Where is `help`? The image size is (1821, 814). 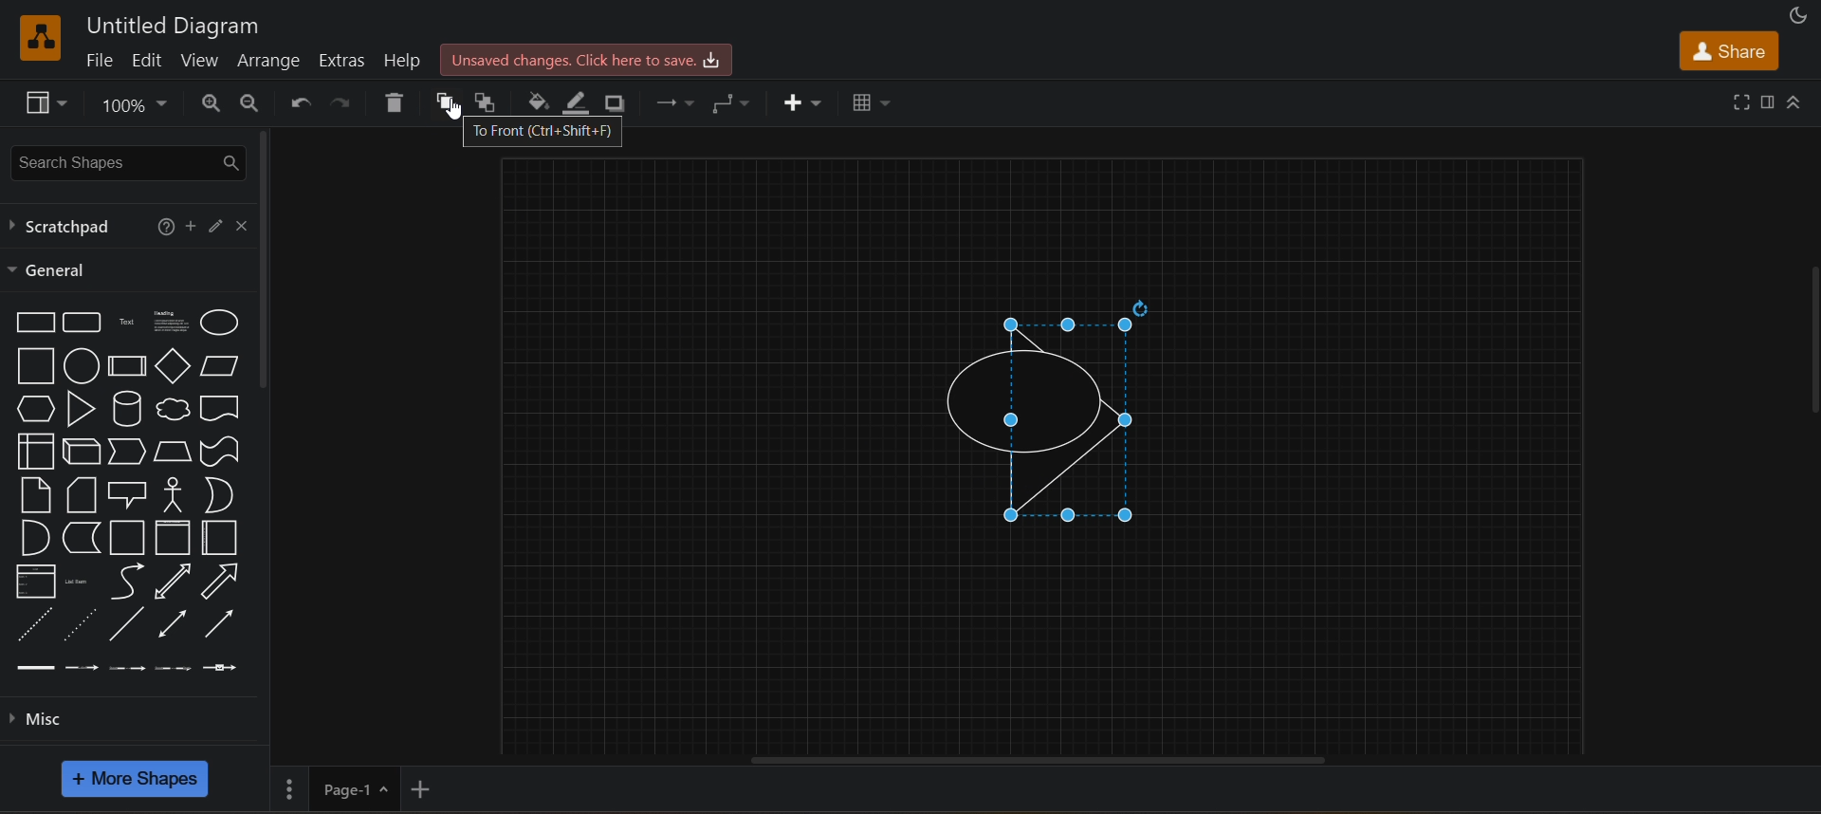
help is located at coordinates (166, 230).